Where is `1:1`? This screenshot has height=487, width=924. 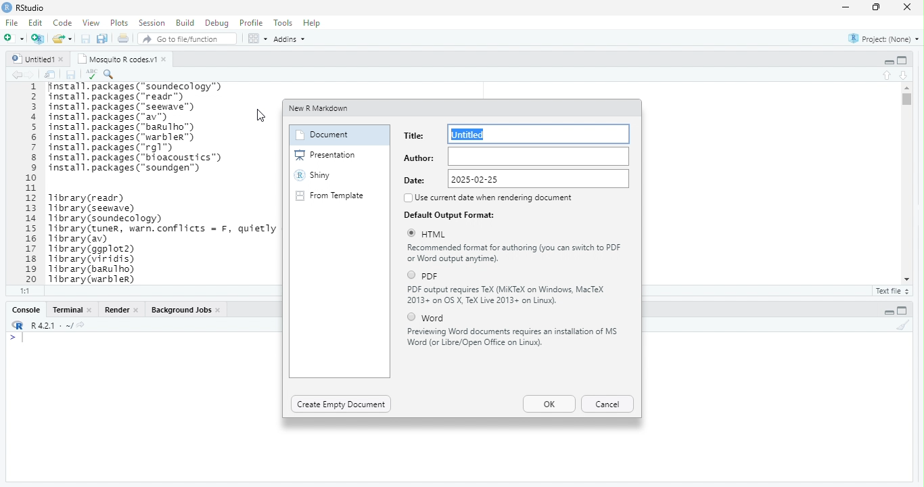 1:1 is located at coordinates (26, 290).